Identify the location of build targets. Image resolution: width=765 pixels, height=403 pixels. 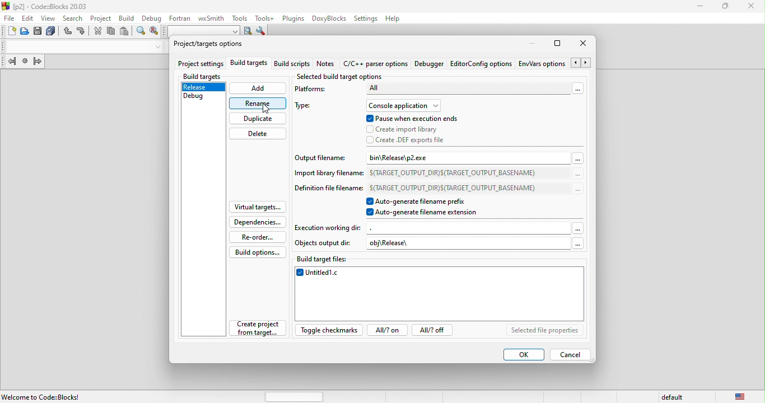
(249, 64).